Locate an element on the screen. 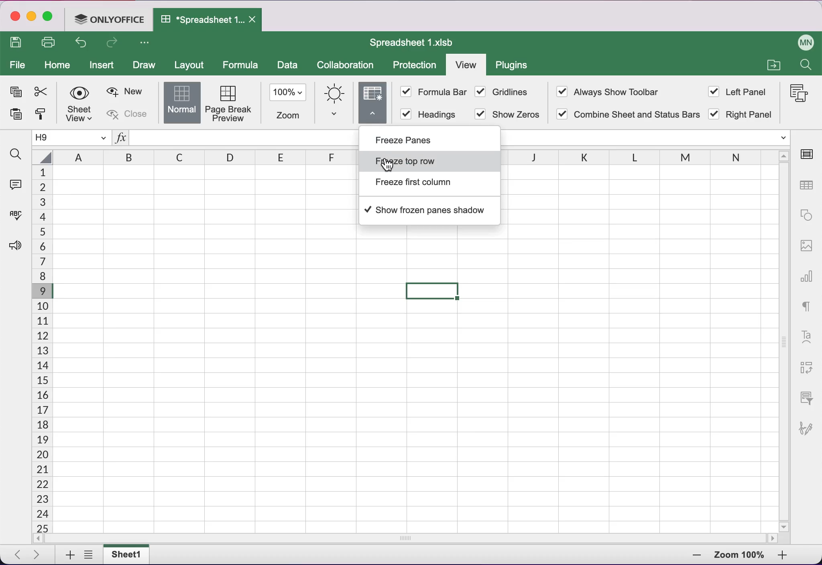 Image resolution: width=822 pixels, height=565 pixels. show frozen shadow is located at coordinates (427, 209).